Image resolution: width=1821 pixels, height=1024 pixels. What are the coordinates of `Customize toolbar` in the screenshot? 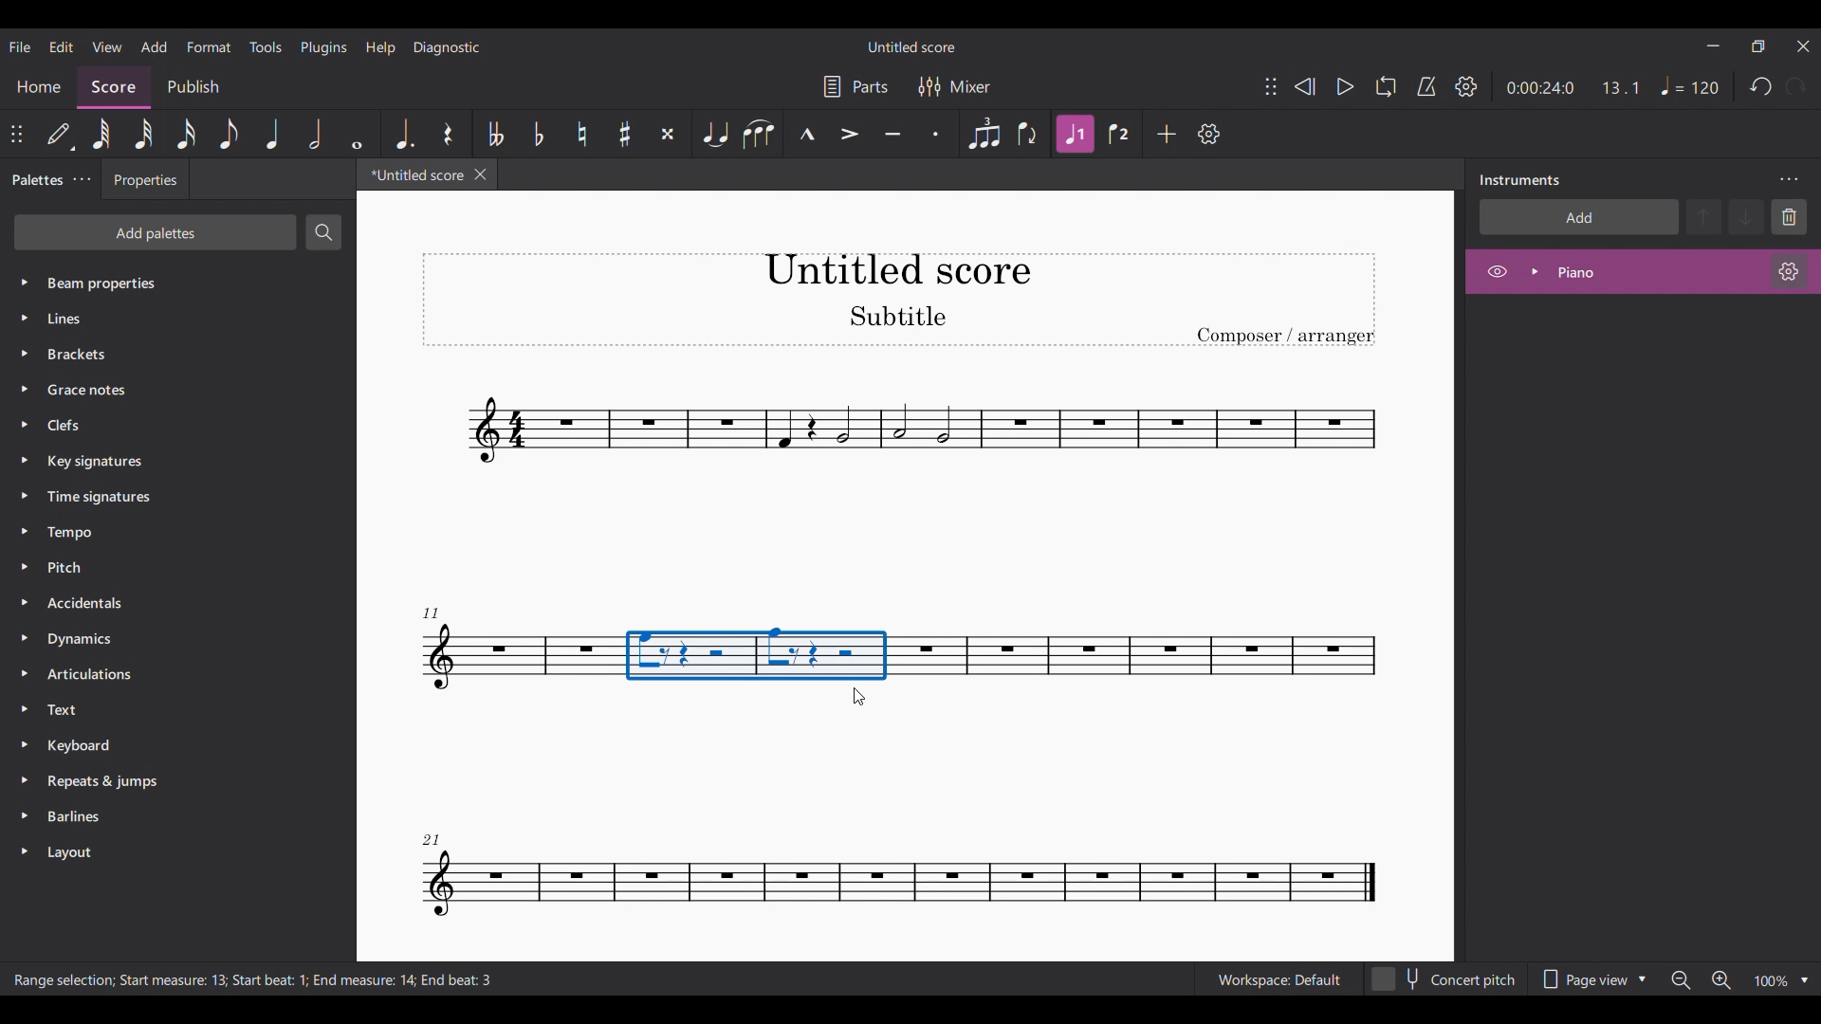 It's located at (1208, 135).